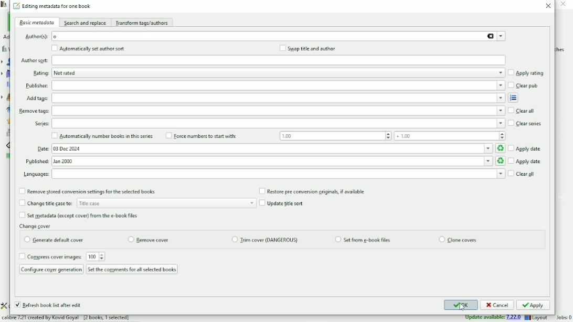 This screenshot has height=322, width=573. Describe the element at coordinates (93, 257) in the screenshot. I see `compress image input box` at that location.